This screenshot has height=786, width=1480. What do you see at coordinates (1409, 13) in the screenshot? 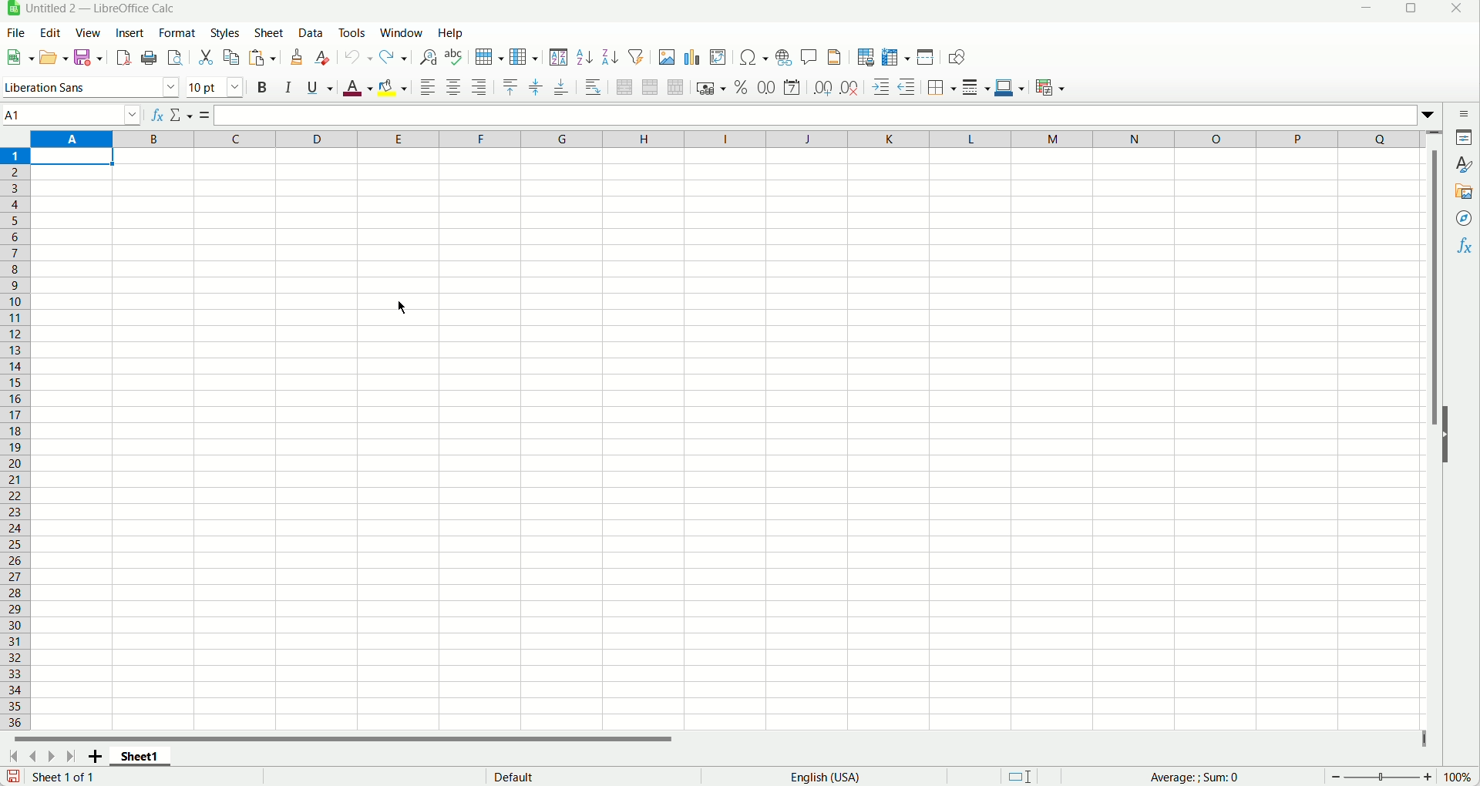
I see `Maximize` at bounding box center [1409, 13].